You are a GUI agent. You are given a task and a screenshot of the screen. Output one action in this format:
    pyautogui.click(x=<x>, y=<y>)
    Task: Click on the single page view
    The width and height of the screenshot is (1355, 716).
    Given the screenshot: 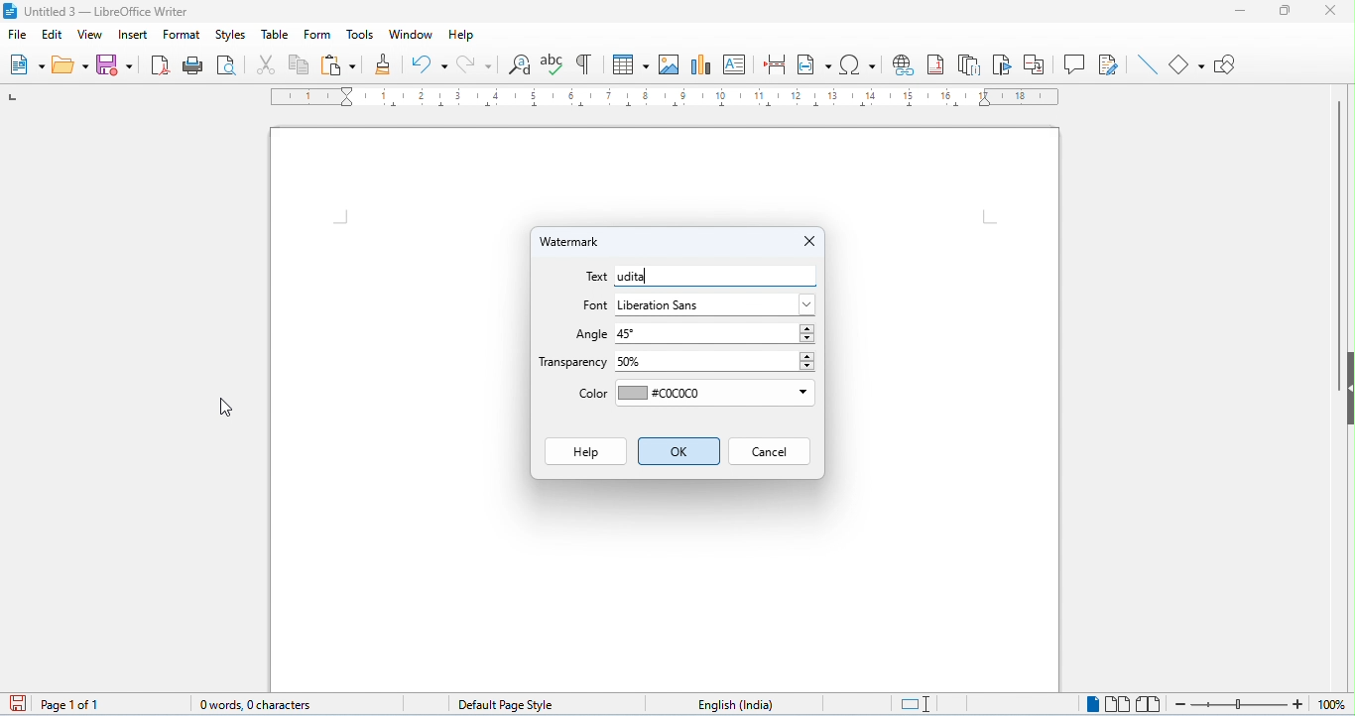 What is the action you would take?
    pyautogui.click(x=1092, y=704)
    